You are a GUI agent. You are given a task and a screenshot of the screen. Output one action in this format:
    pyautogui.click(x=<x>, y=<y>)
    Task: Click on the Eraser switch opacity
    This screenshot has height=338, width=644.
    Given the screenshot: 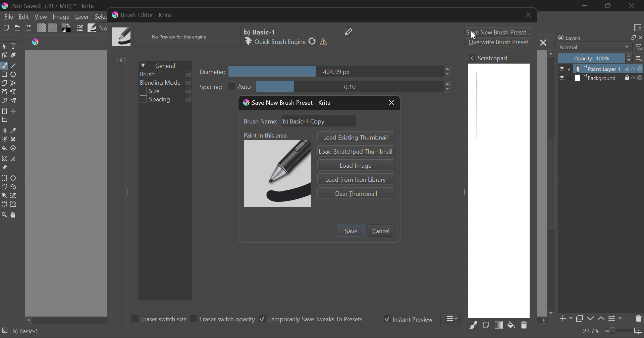 What is the action you would take?
    pyautogui.click(x=223, y=320)
    